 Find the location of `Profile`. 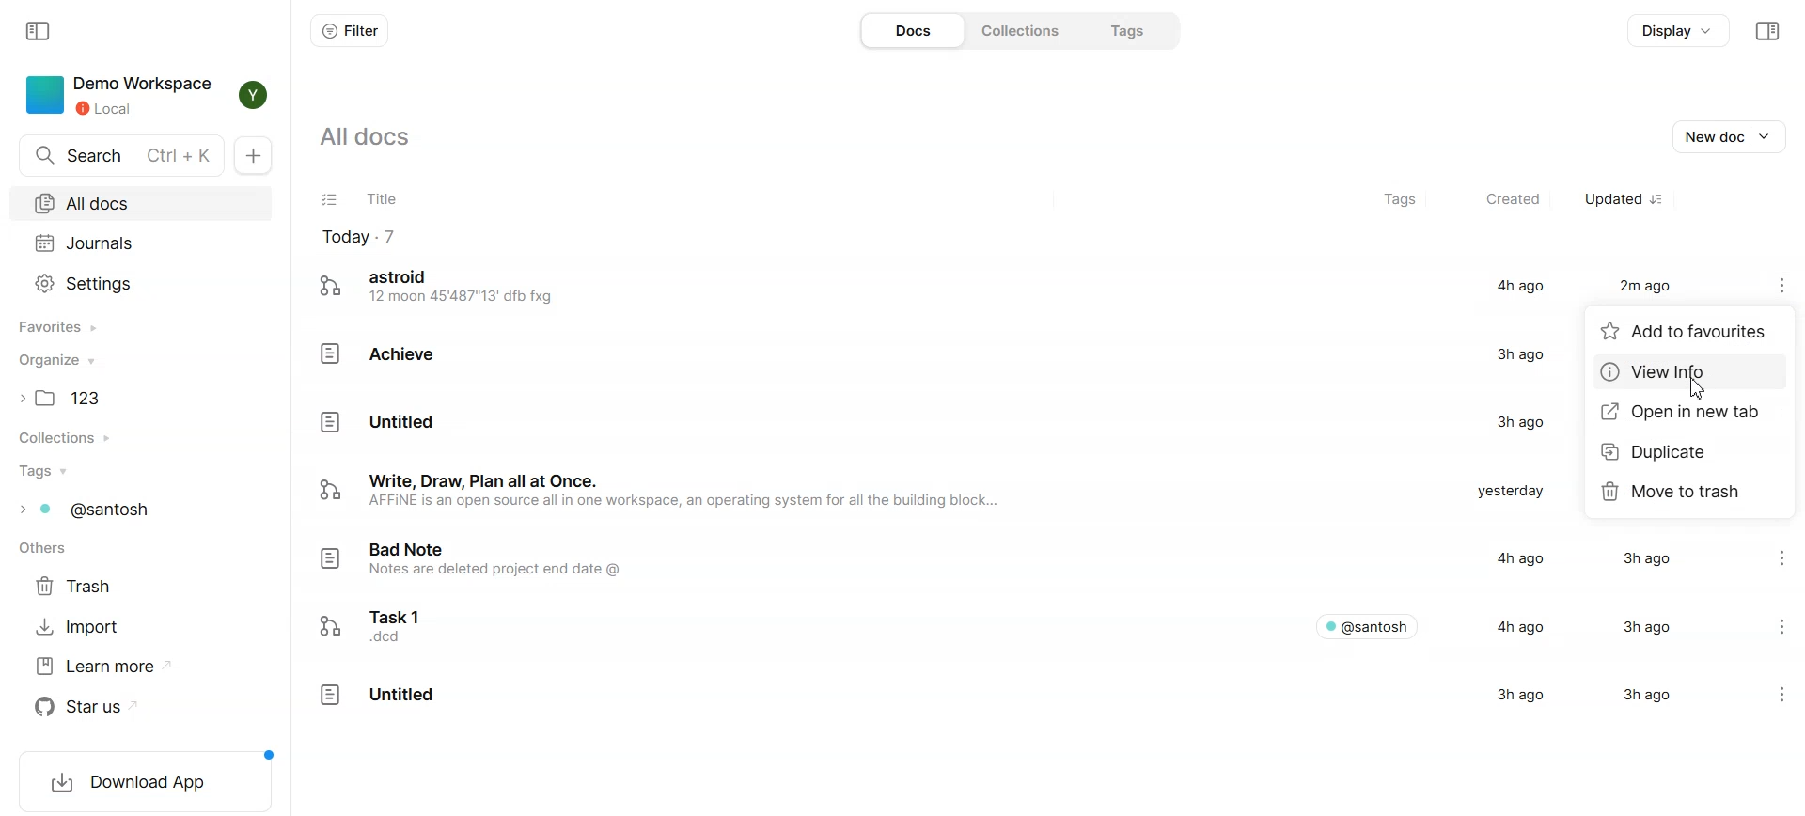

Profile is located at coordinates (256, 96).